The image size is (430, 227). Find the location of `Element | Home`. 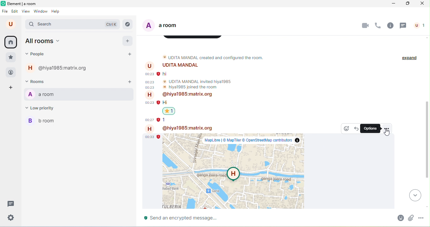

Element | Home is located at coordinates (23, 3).